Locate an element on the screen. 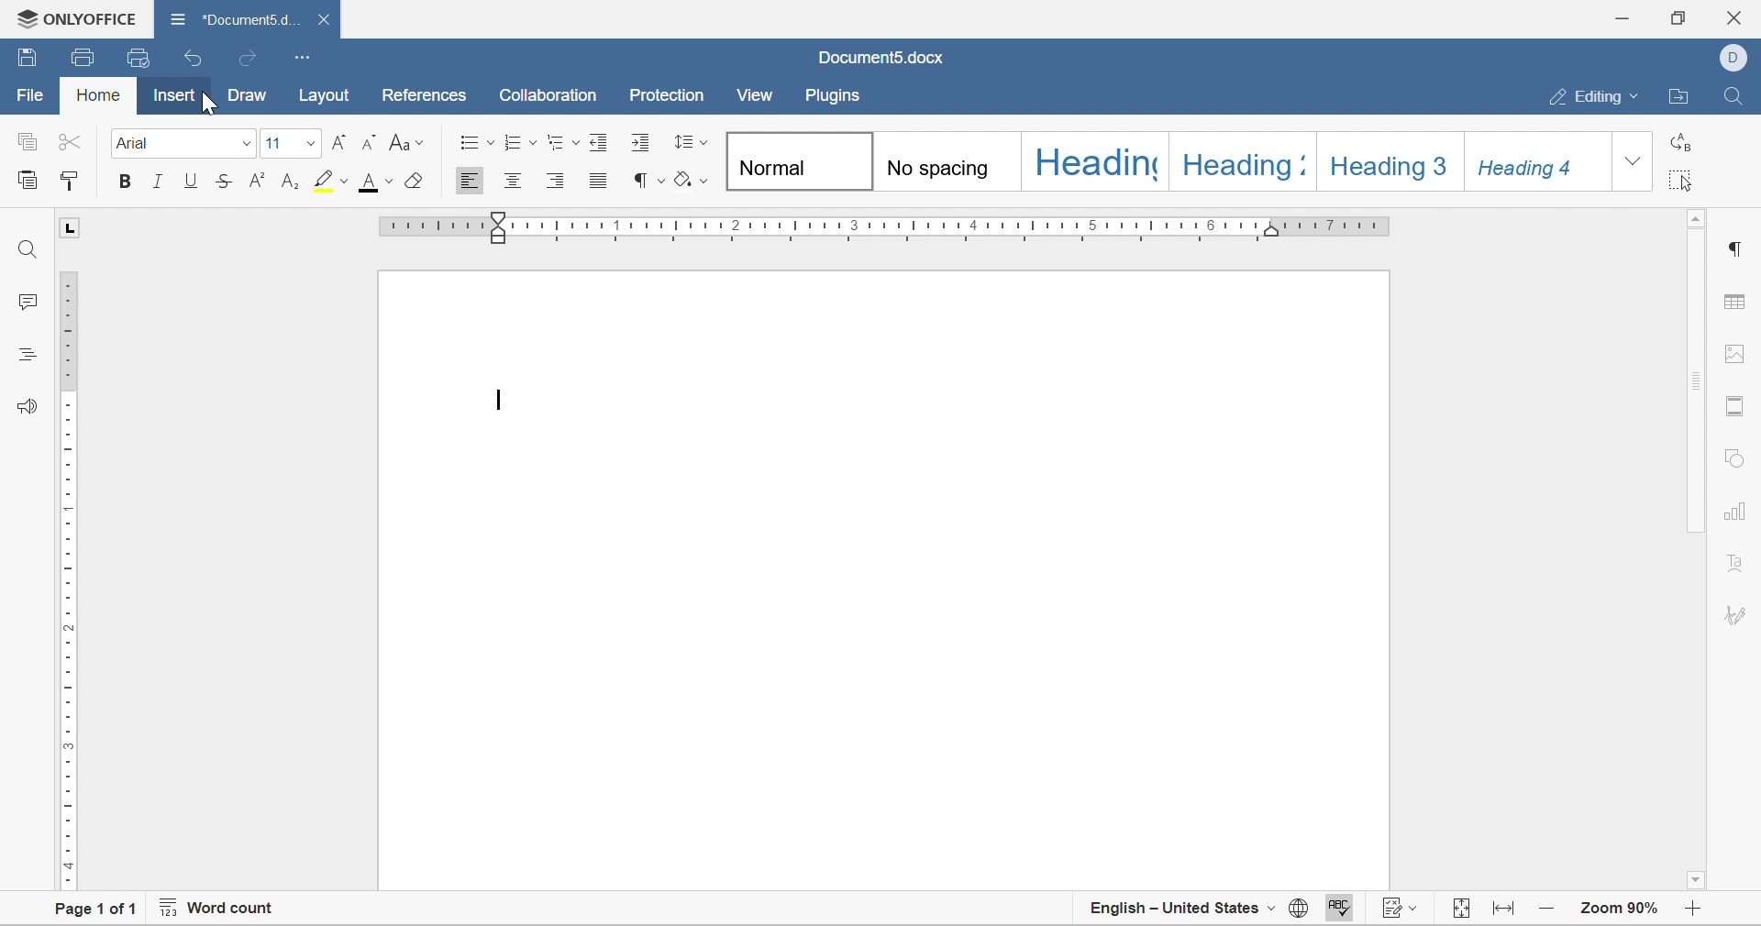  strikethrough is located at coordinates (226, 182).